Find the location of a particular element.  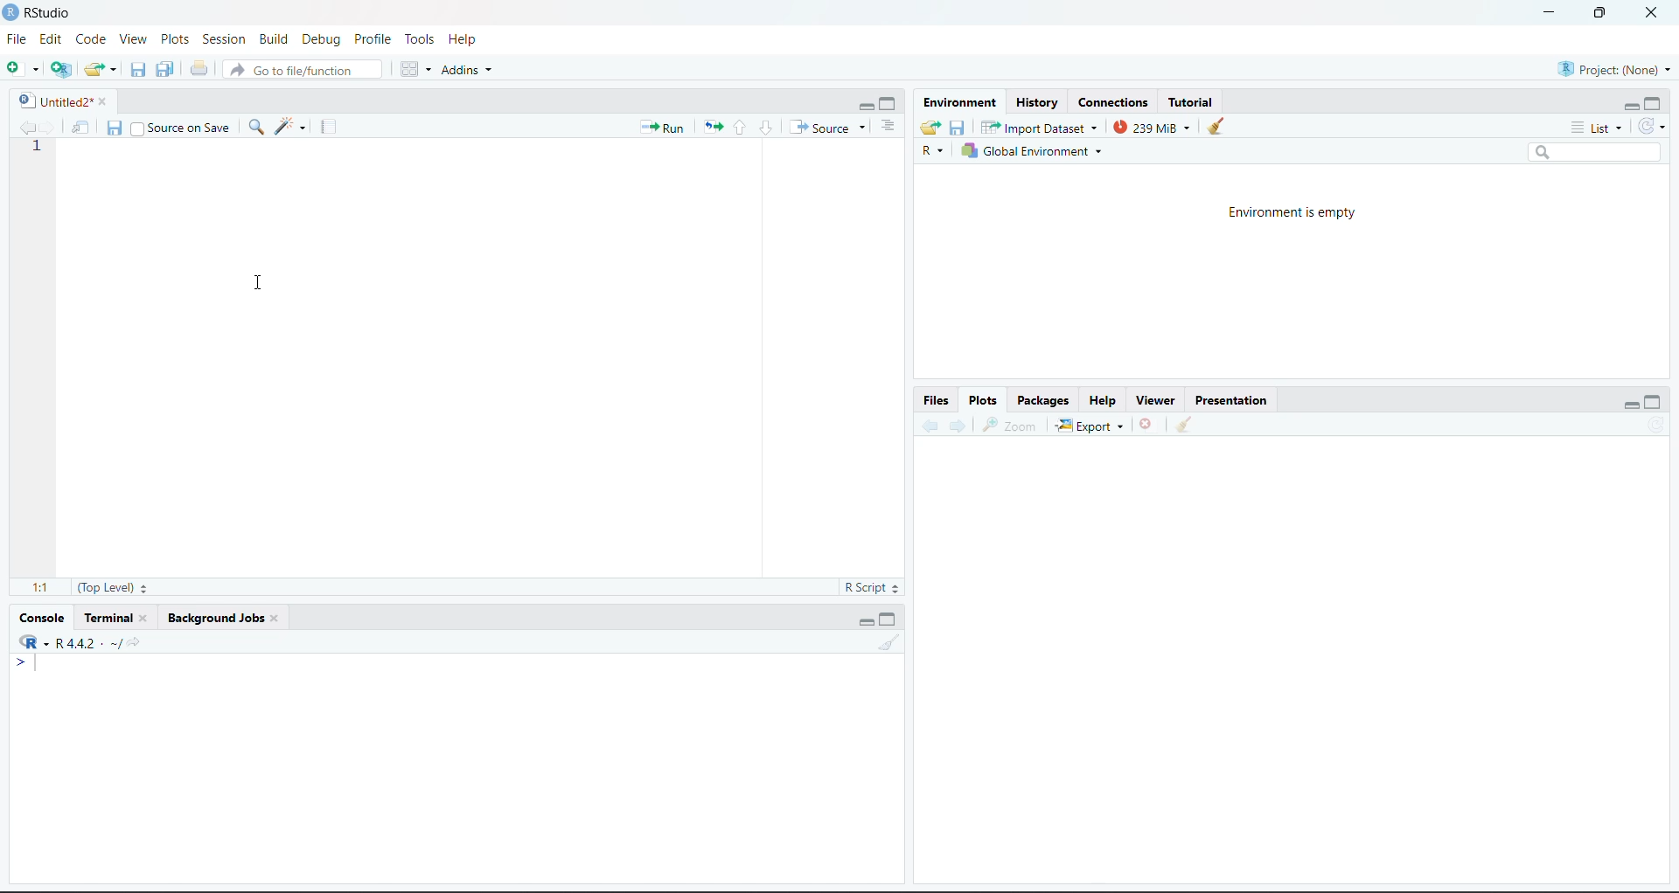

Terminal is located at coordinates (116, 618).